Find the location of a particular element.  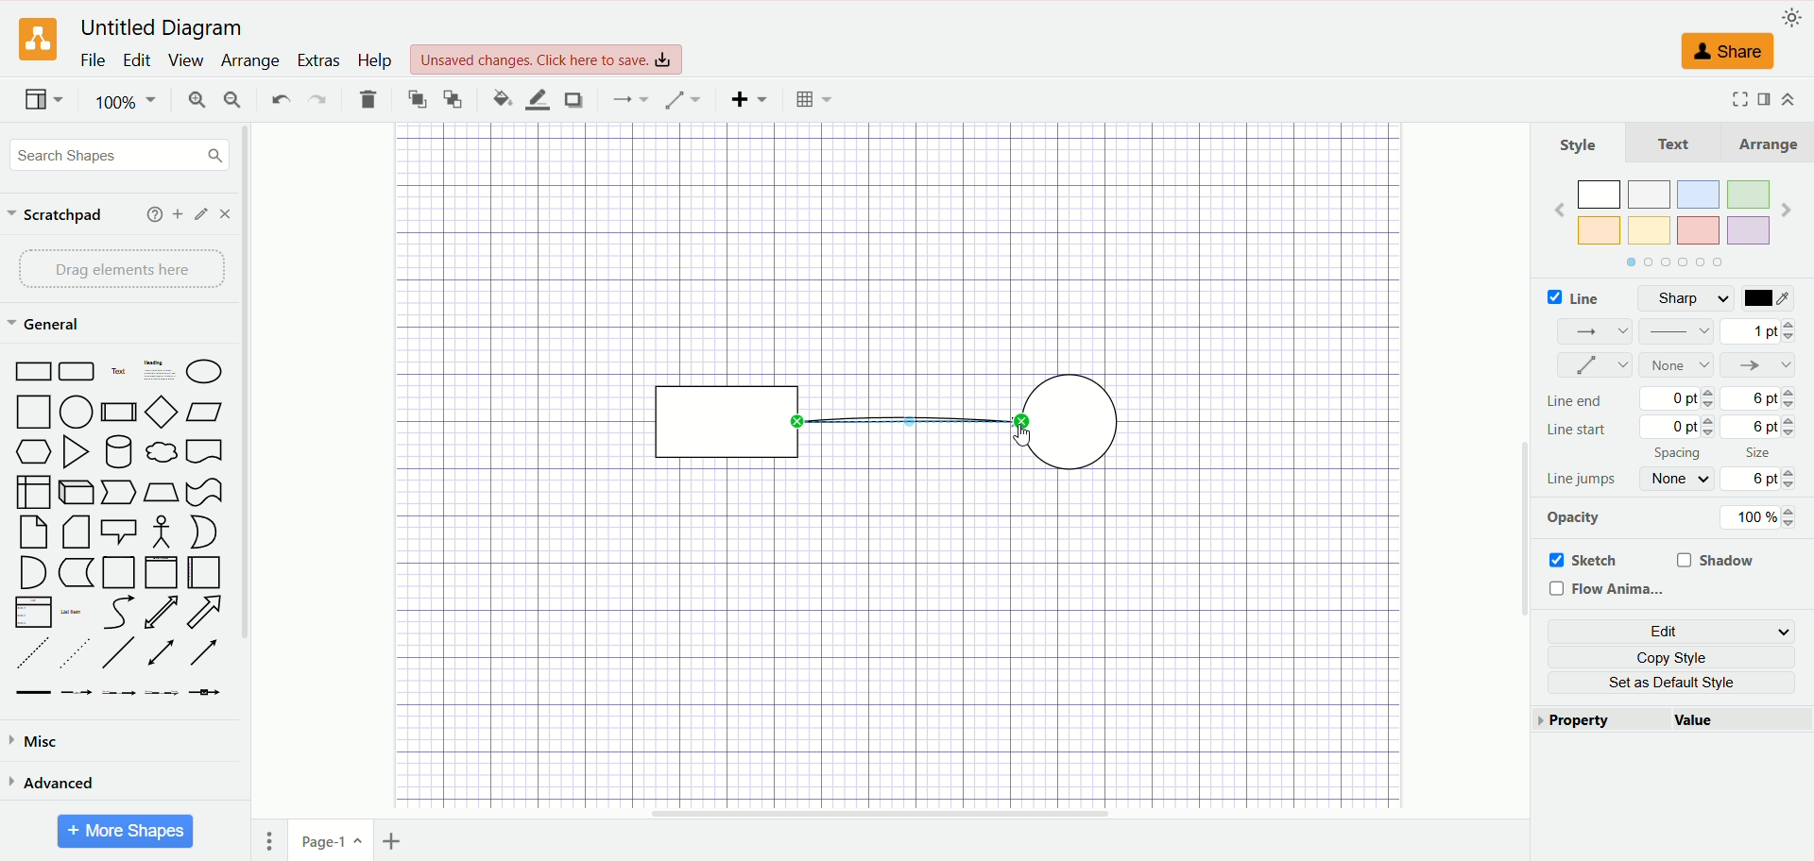

Triangle is located at coordinates (78, 452).